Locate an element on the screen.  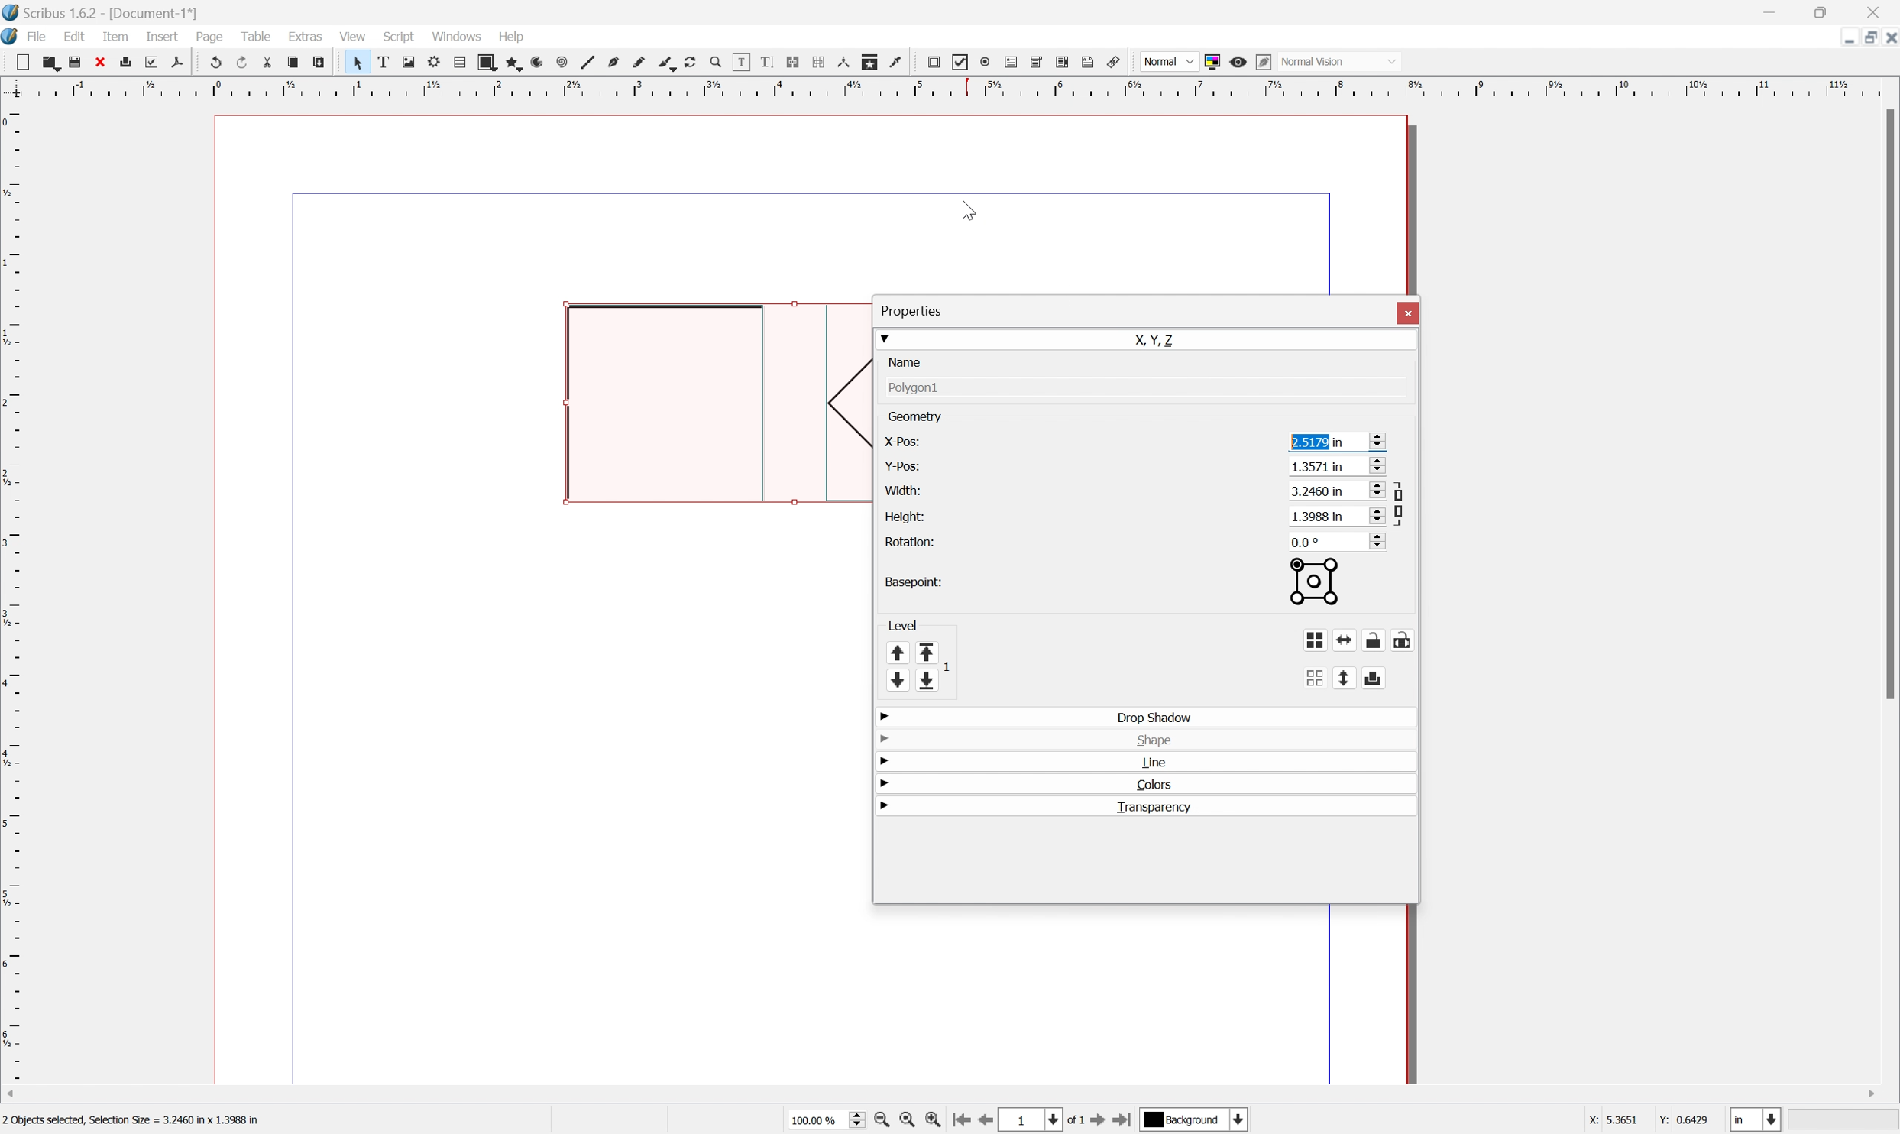
rotate item is located at coordinates (688, 62).